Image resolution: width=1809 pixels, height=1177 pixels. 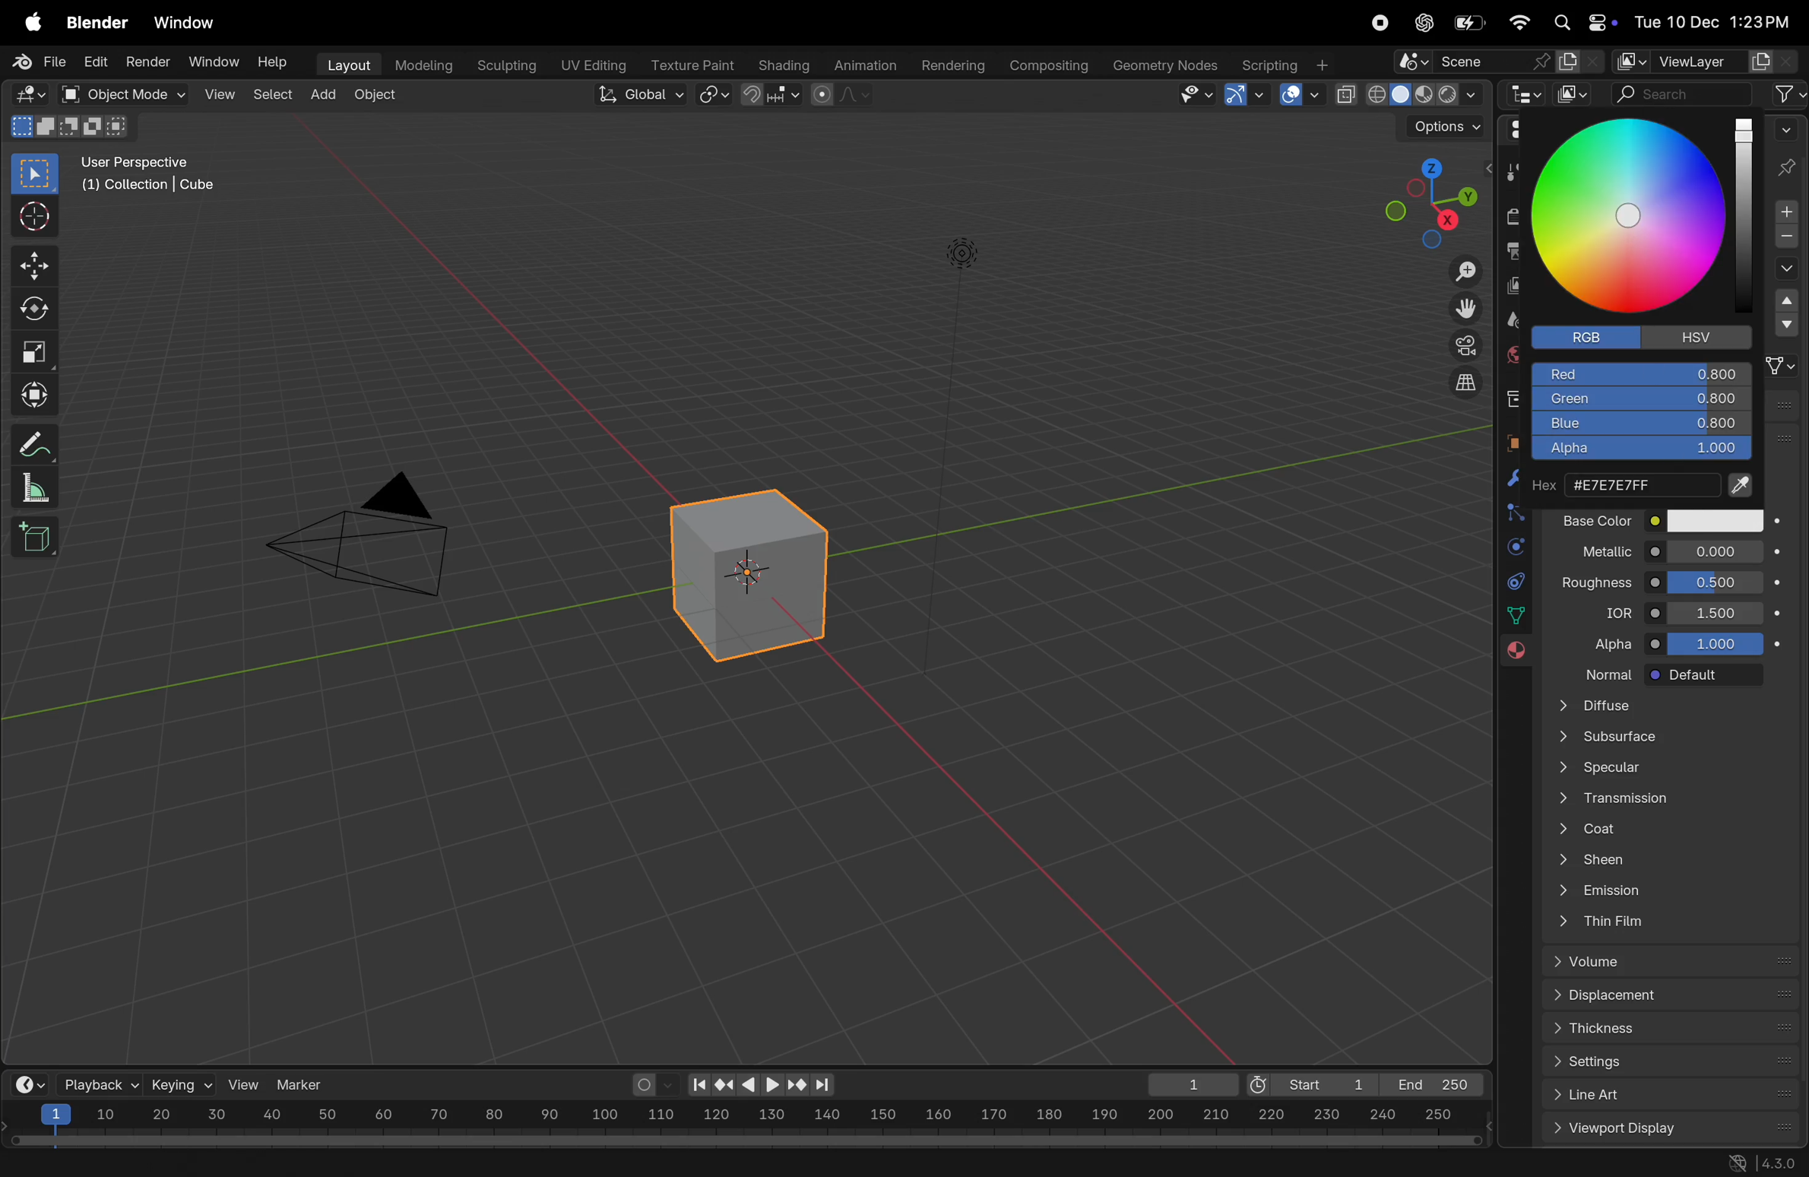 What do you see at coordinates (1788, 94) in the screenshot?
I see `filter` at bounding box center [1788, 94].